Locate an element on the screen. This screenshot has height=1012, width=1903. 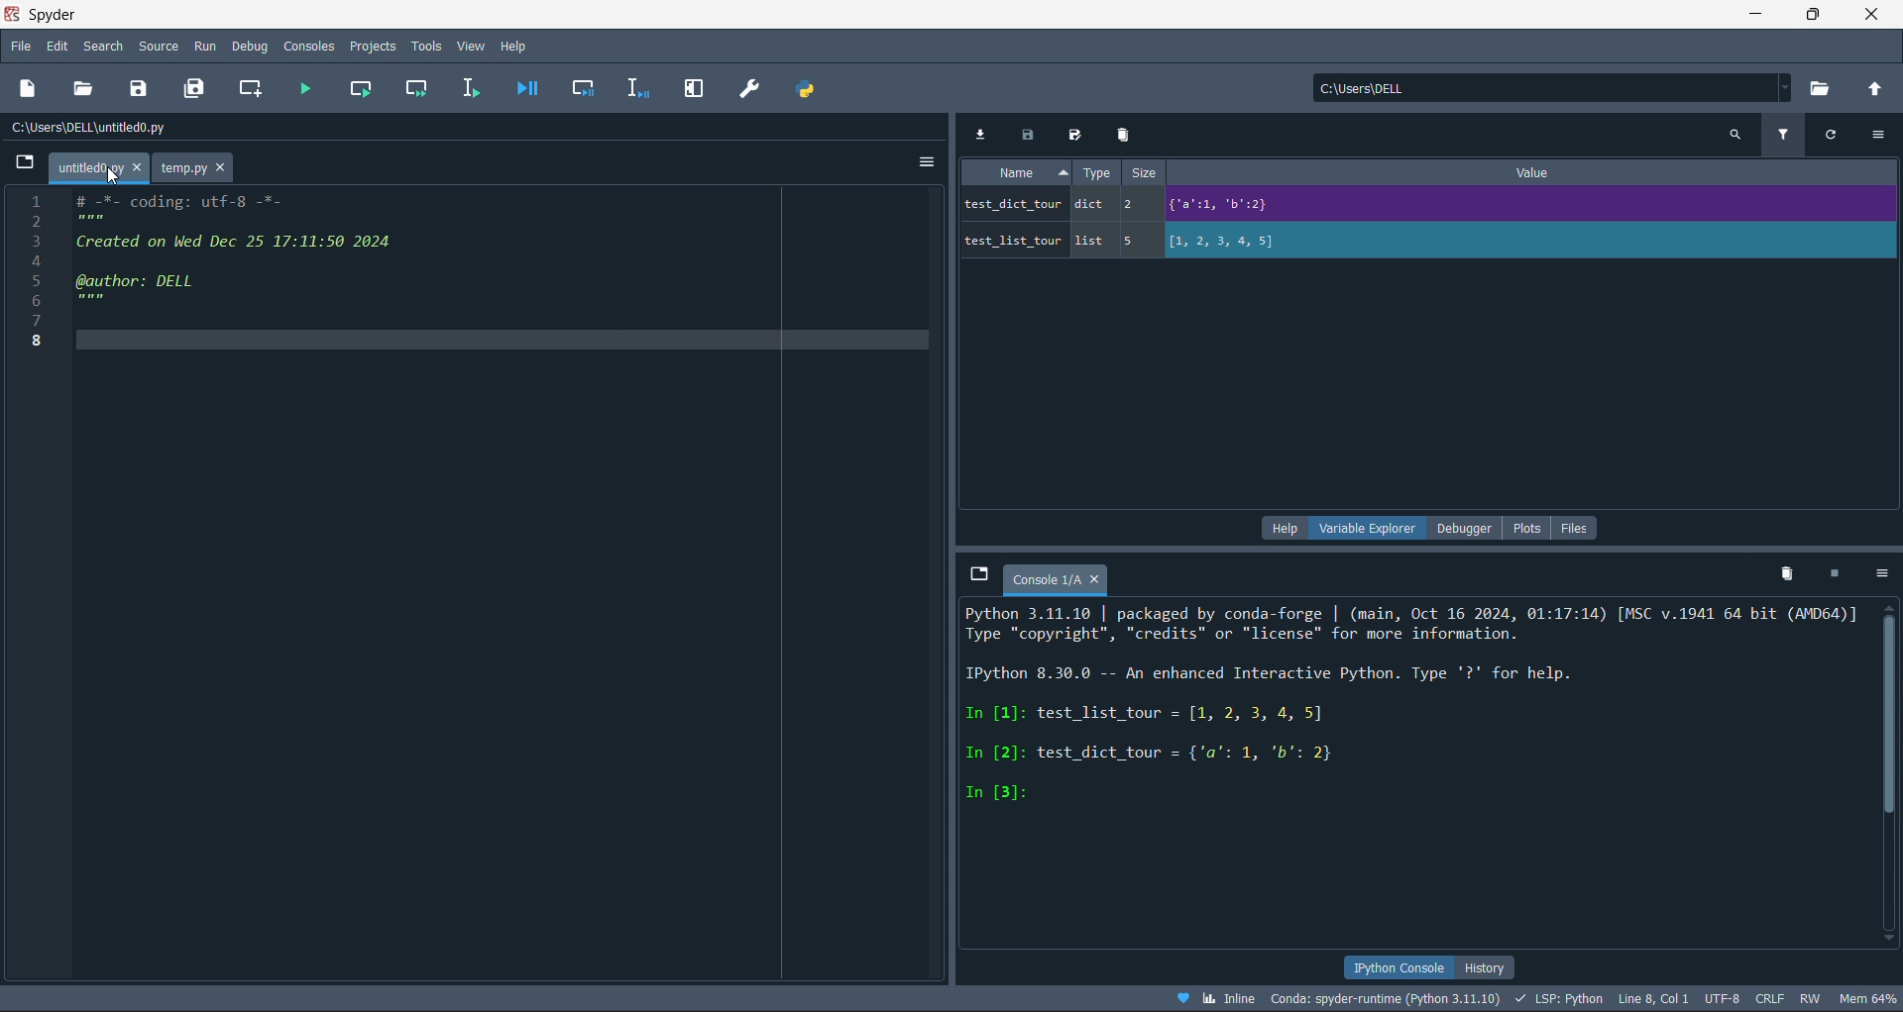
run cell and move is located at coordinates (418, 87).